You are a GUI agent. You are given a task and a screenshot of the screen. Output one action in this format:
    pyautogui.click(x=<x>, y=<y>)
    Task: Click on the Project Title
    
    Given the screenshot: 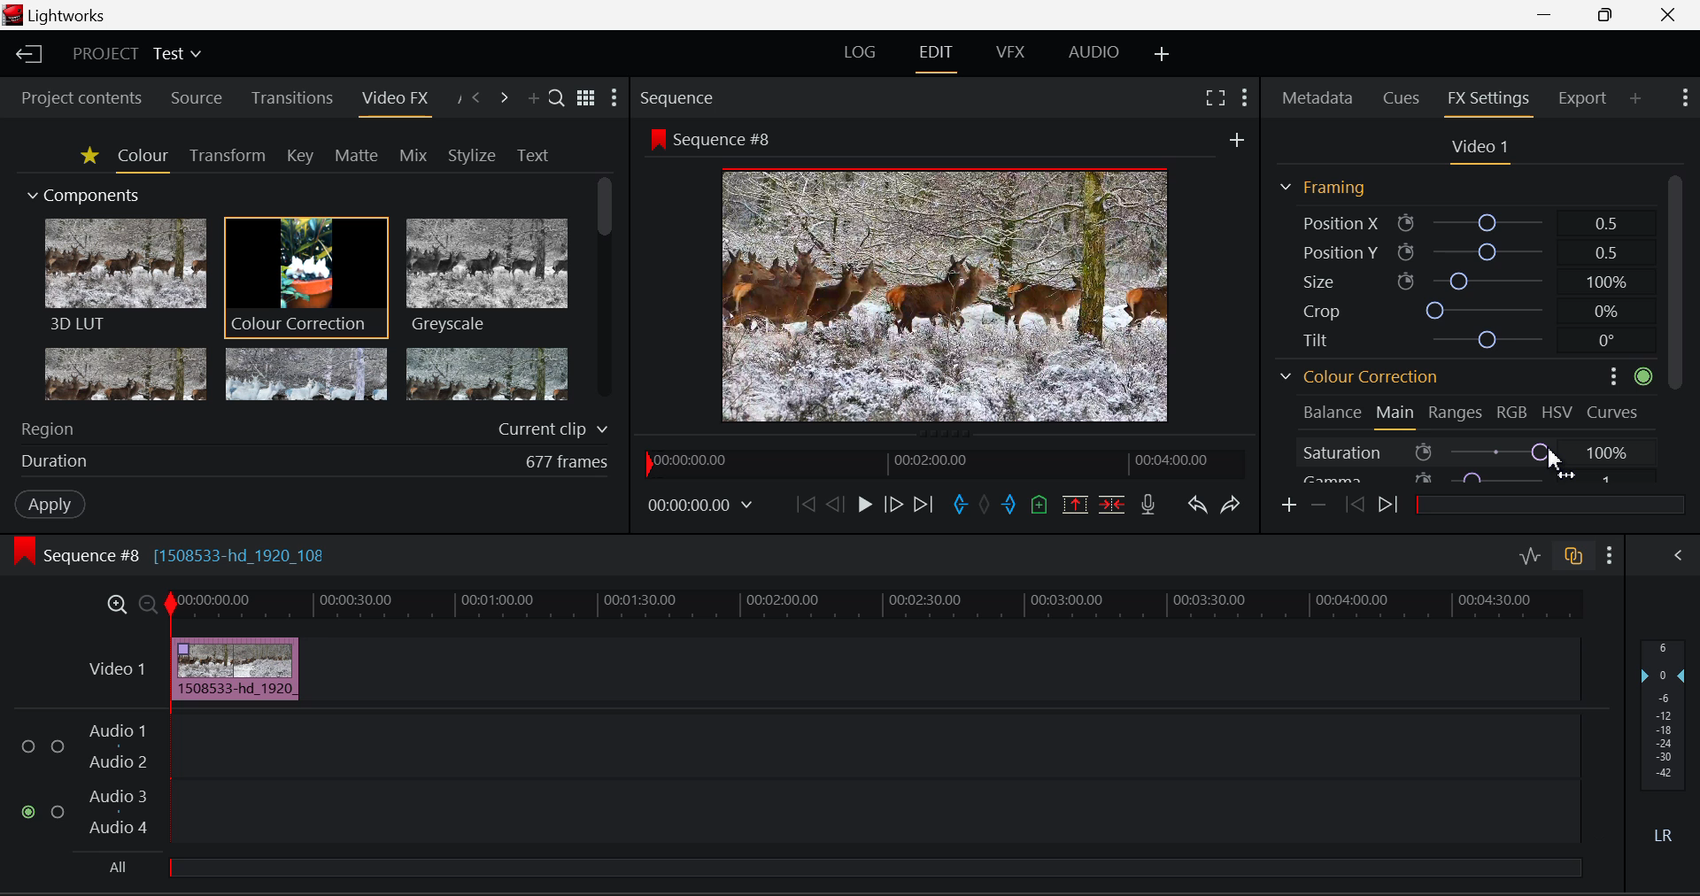 What is the action you would take?
    pyautogui.click(x=135, y=54)
    